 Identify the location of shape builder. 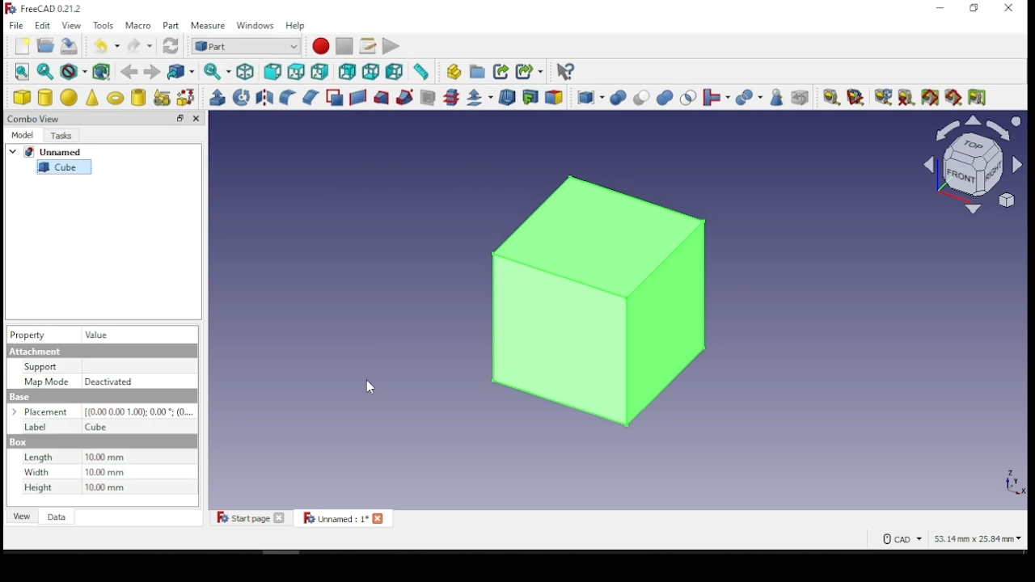
(187, 97).